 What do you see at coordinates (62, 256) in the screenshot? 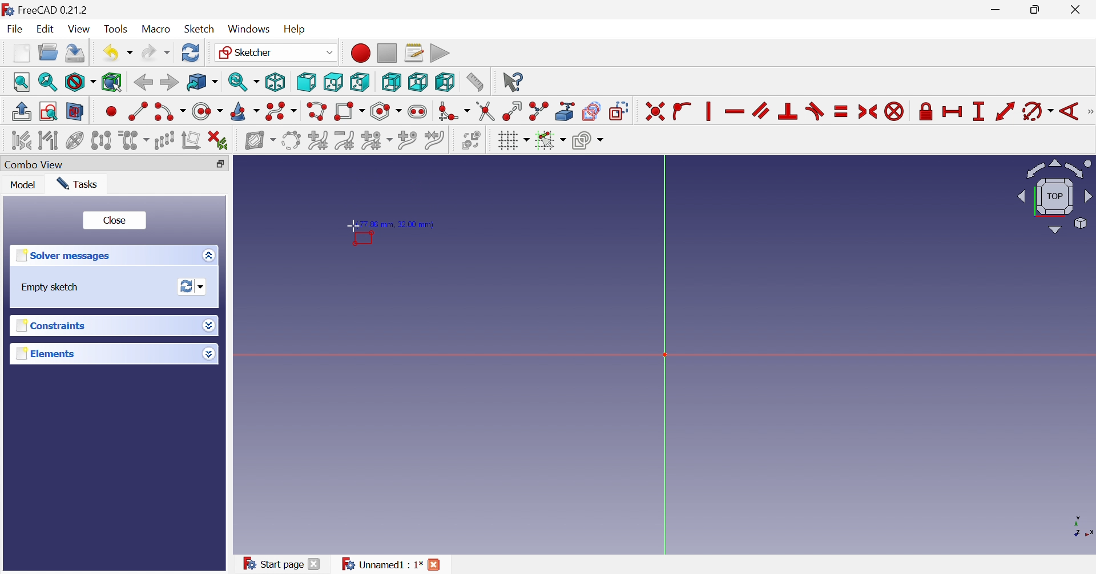
I see `Solver messages` at bounding box center [62, 256].